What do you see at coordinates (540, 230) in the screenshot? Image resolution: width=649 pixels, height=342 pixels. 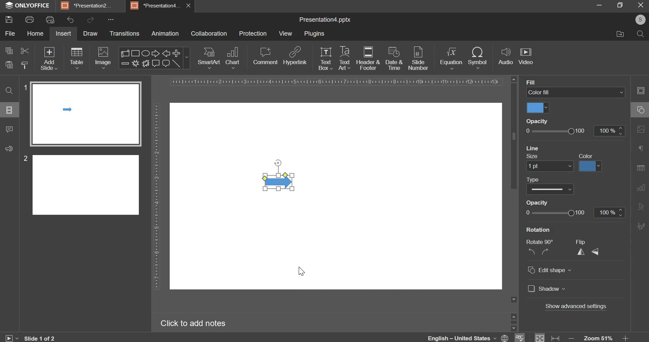 I see `Rotation` at bounding box center [540, 230].